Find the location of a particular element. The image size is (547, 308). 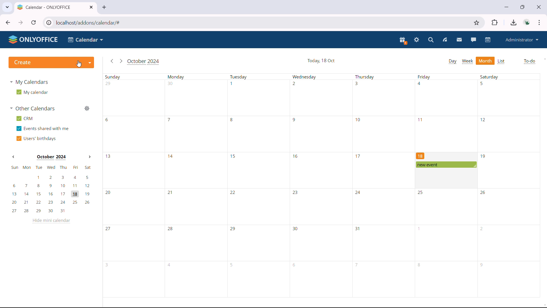

19 is located at coordinates (483, 157).